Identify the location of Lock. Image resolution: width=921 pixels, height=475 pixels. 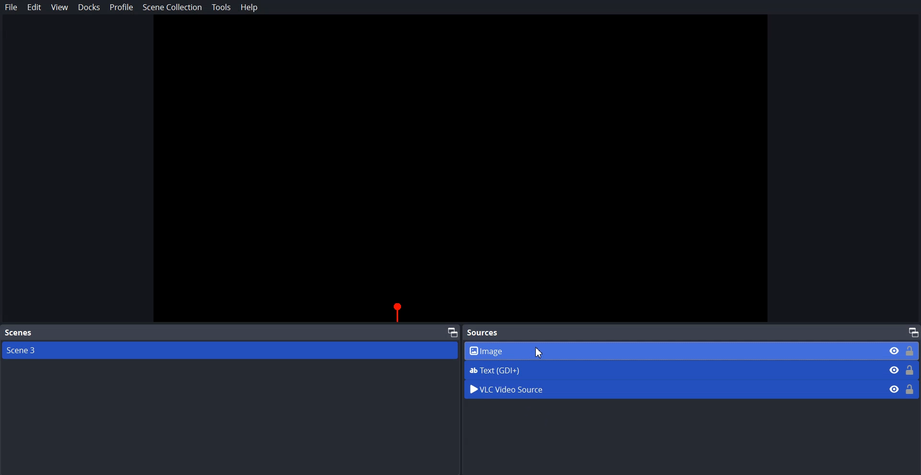
(910, 389).